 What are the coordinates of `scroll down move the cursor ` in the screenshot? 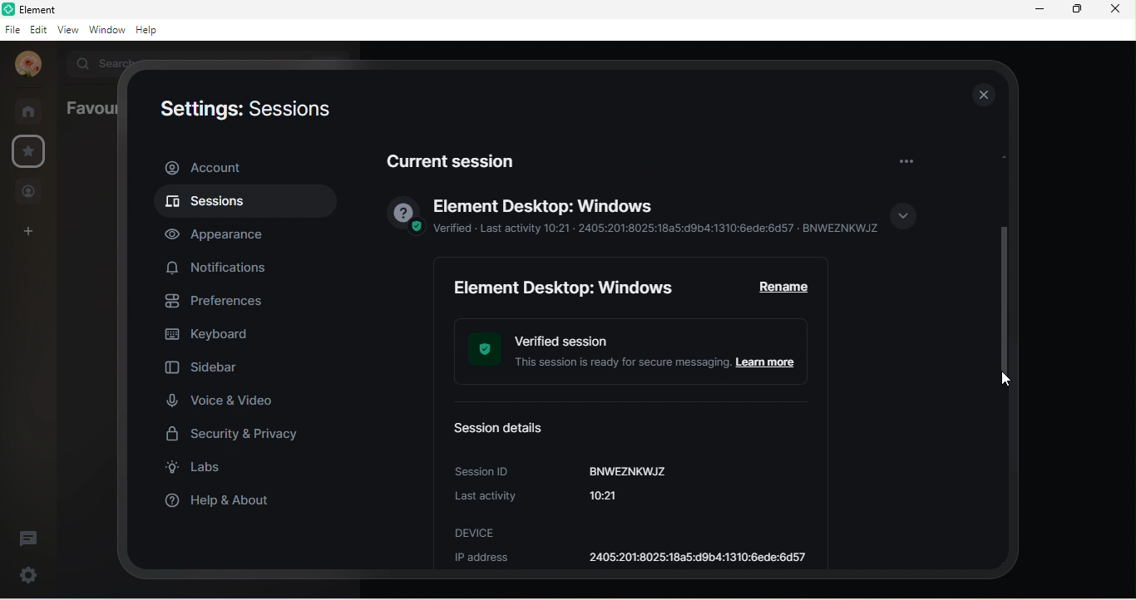 It's located at (1006, 380).